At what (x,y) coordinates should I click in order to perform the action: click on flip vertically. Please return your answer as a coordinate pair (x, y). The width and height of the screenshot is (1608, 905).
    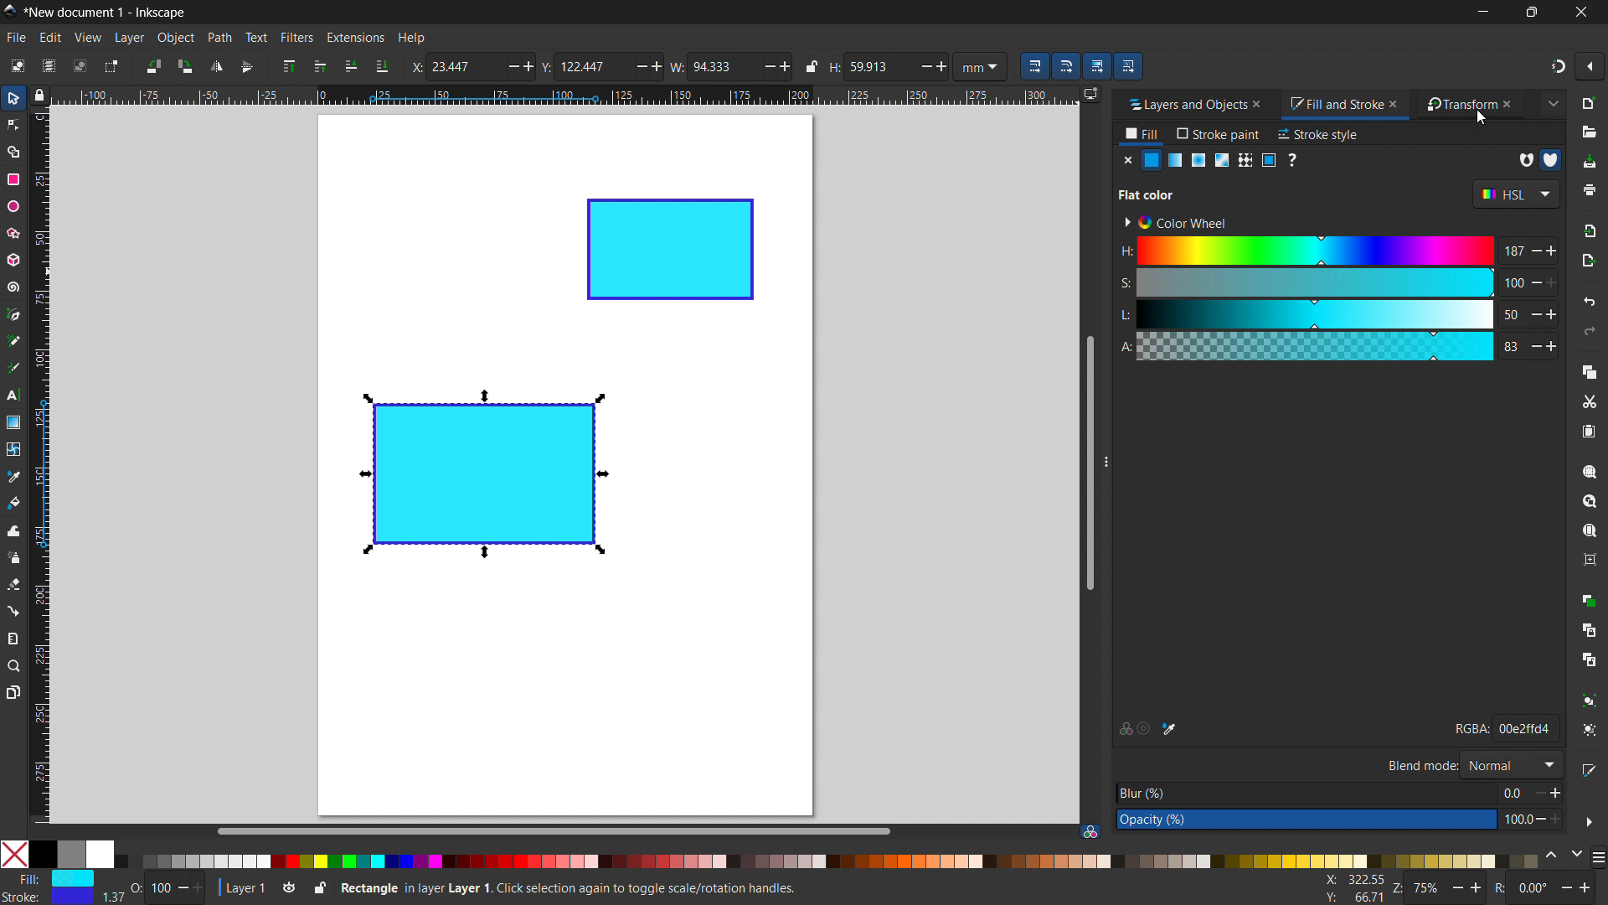
    Looking at the image, I should click on (247, 67).